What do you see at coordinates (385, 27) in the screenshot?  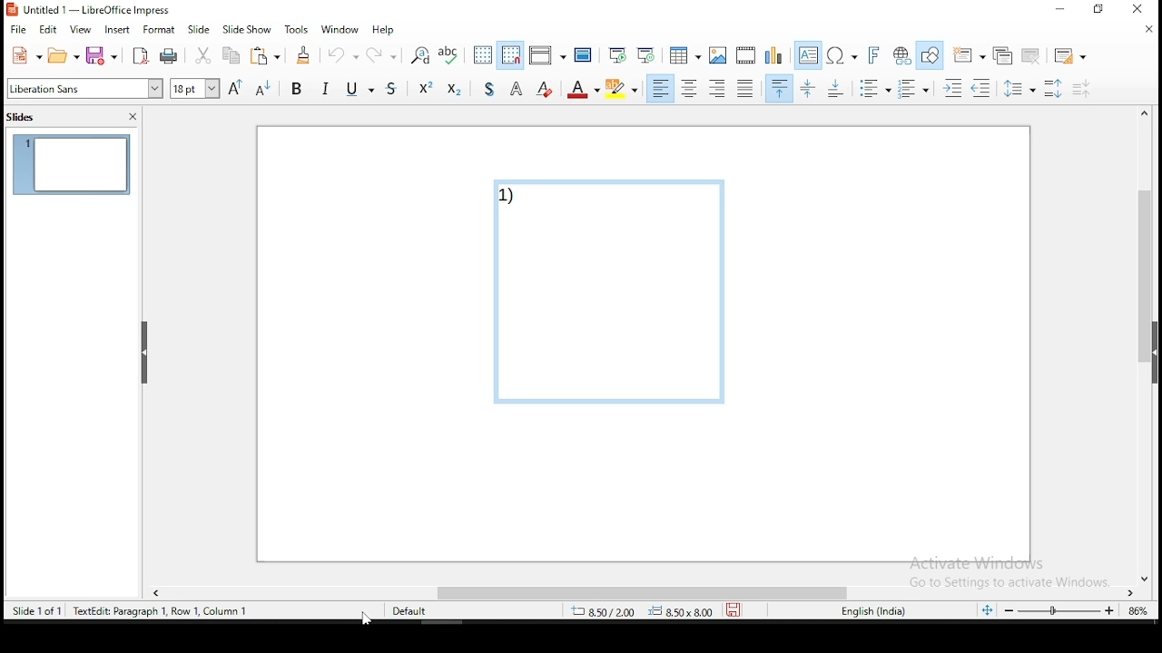 I see `help` at bounding box center [385, 27].